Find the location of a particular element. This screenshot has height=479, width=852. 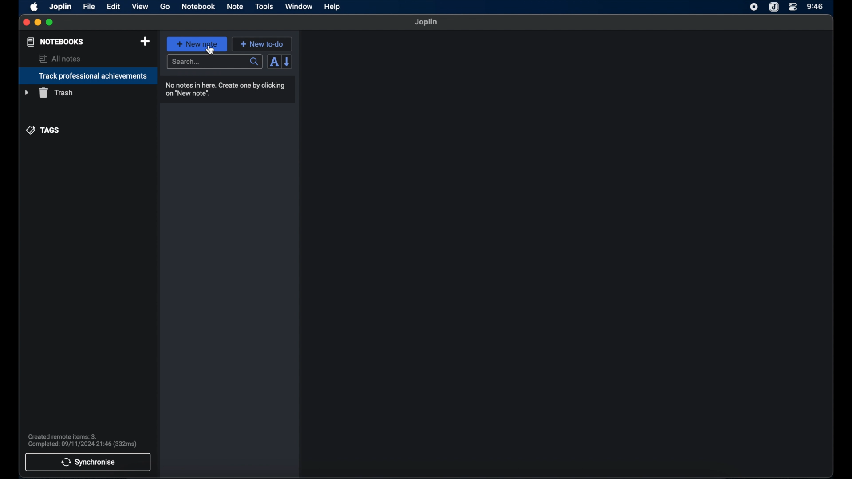

new notebook is located at coordinates (145, 41).